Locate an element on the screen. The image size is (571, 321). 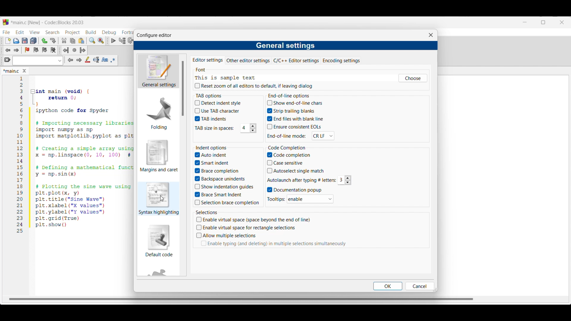
Last jump is located at coordinates (74, 50).